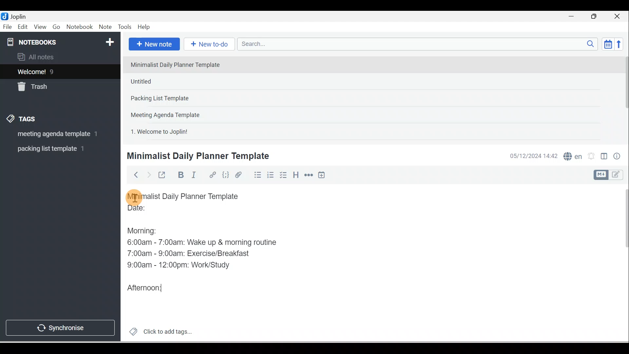 This screenshot has height=354, width=629. What do you see at coordinates (23, 27) in the screenshot?
I see `Edit` at bounding box center [23, 27].